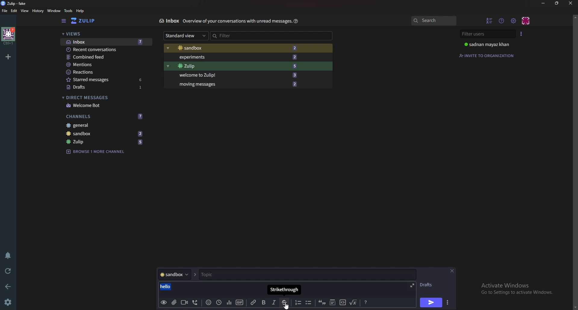 The height and width of the screenshot is (310, 578). Describe the element at coordinates (435, 20) in the screenshot. I see `Search` at that location.